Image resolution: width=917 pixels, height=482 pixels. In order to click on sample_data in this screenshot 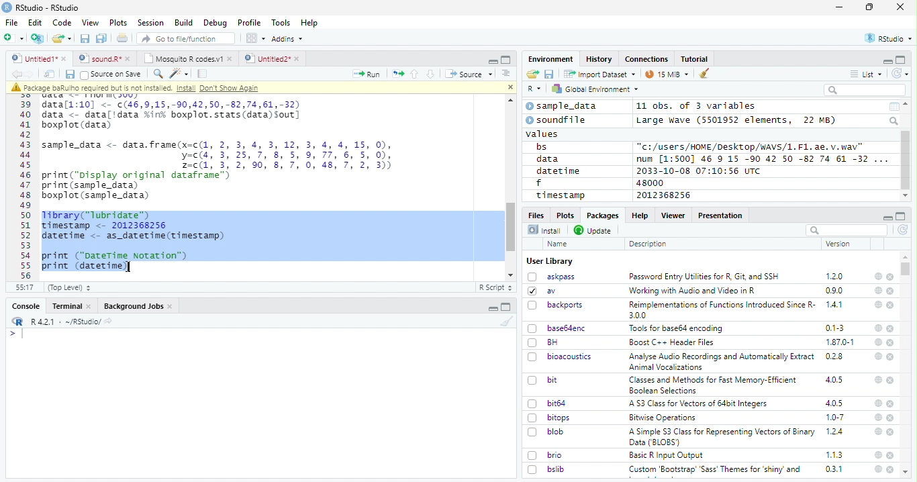, I will do `click(563, 106)`.